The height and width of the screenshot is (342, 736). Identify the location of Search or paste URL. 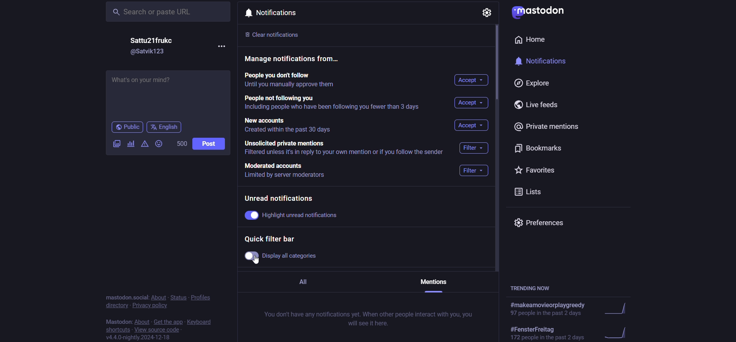
(168, 12).